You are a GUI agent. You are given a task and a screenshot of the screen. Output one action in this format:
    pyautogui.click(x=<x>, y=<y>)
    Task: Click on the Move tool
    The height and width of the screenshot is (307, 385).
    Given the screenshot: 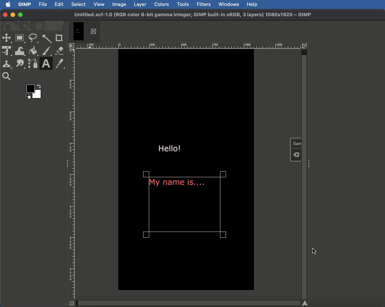 What is the action you would take?
    pyautogui.click(x=7, y=38)
    